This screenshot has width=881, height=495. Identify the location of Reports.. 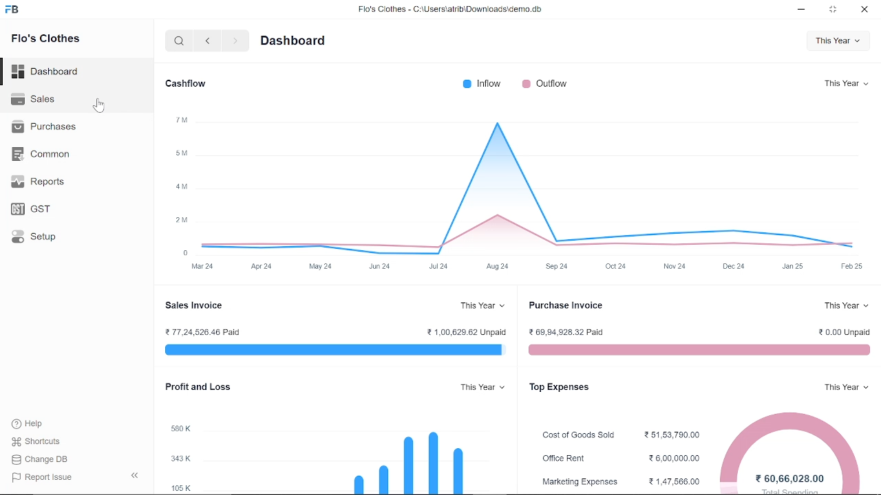
(42, 181).